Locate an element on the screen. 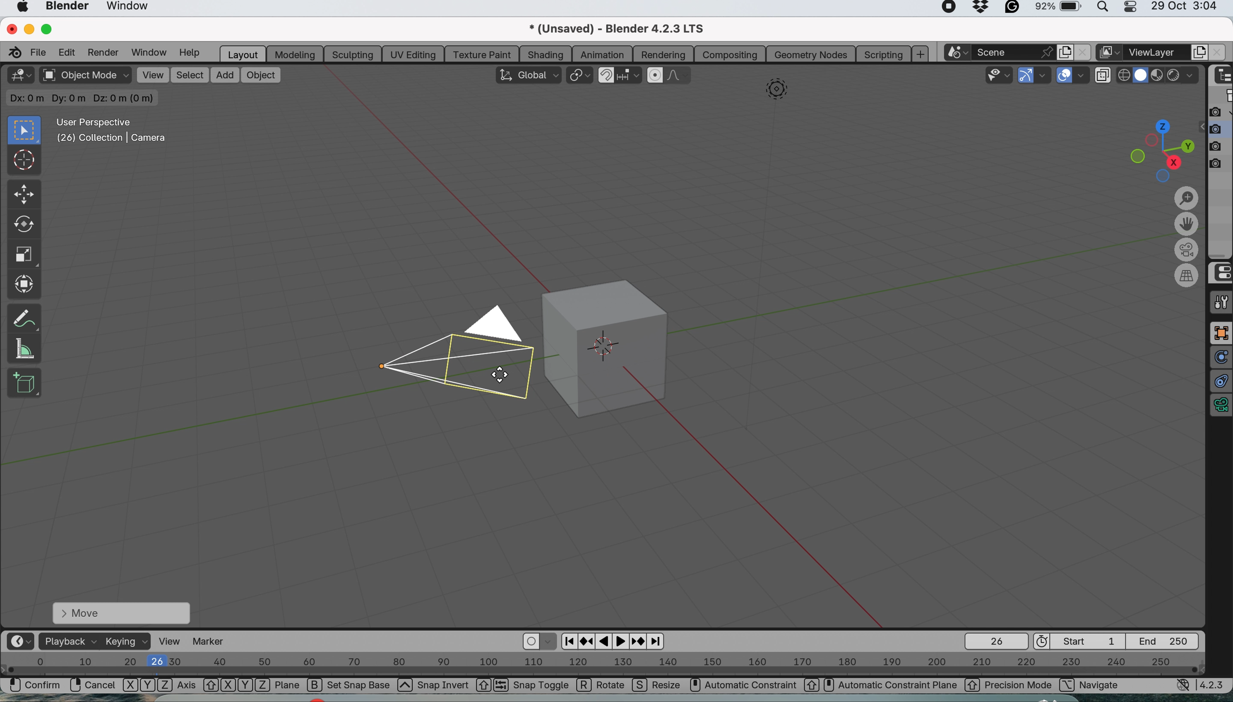 Image resolution: width=1233 pixels, height=702 pixels. snap invert is located at coordinates (453, 687).